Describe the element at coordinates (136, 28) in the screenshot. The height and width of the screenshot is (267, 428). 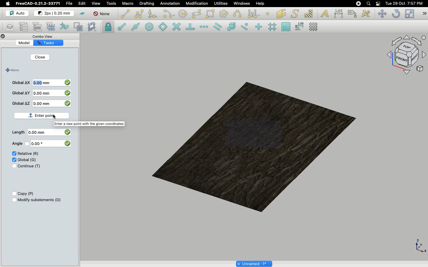
I see `Snap midpoint` at that location.